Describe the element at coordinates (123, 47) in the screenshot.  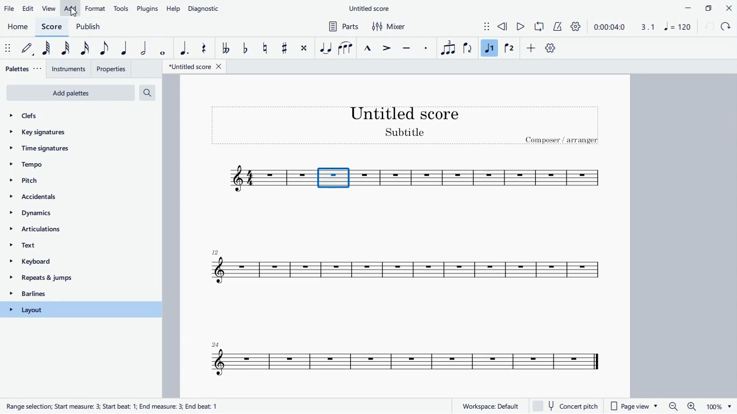
I see `quarter note` at that location.